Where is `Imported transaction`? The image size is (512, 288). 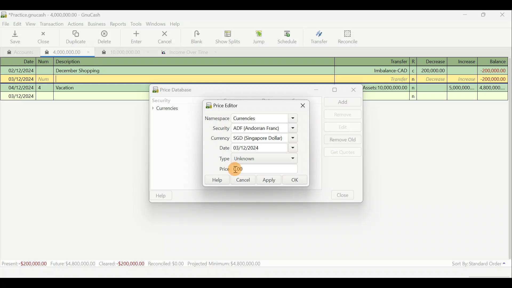 Imported transaction is located at coordinates (65, 51).